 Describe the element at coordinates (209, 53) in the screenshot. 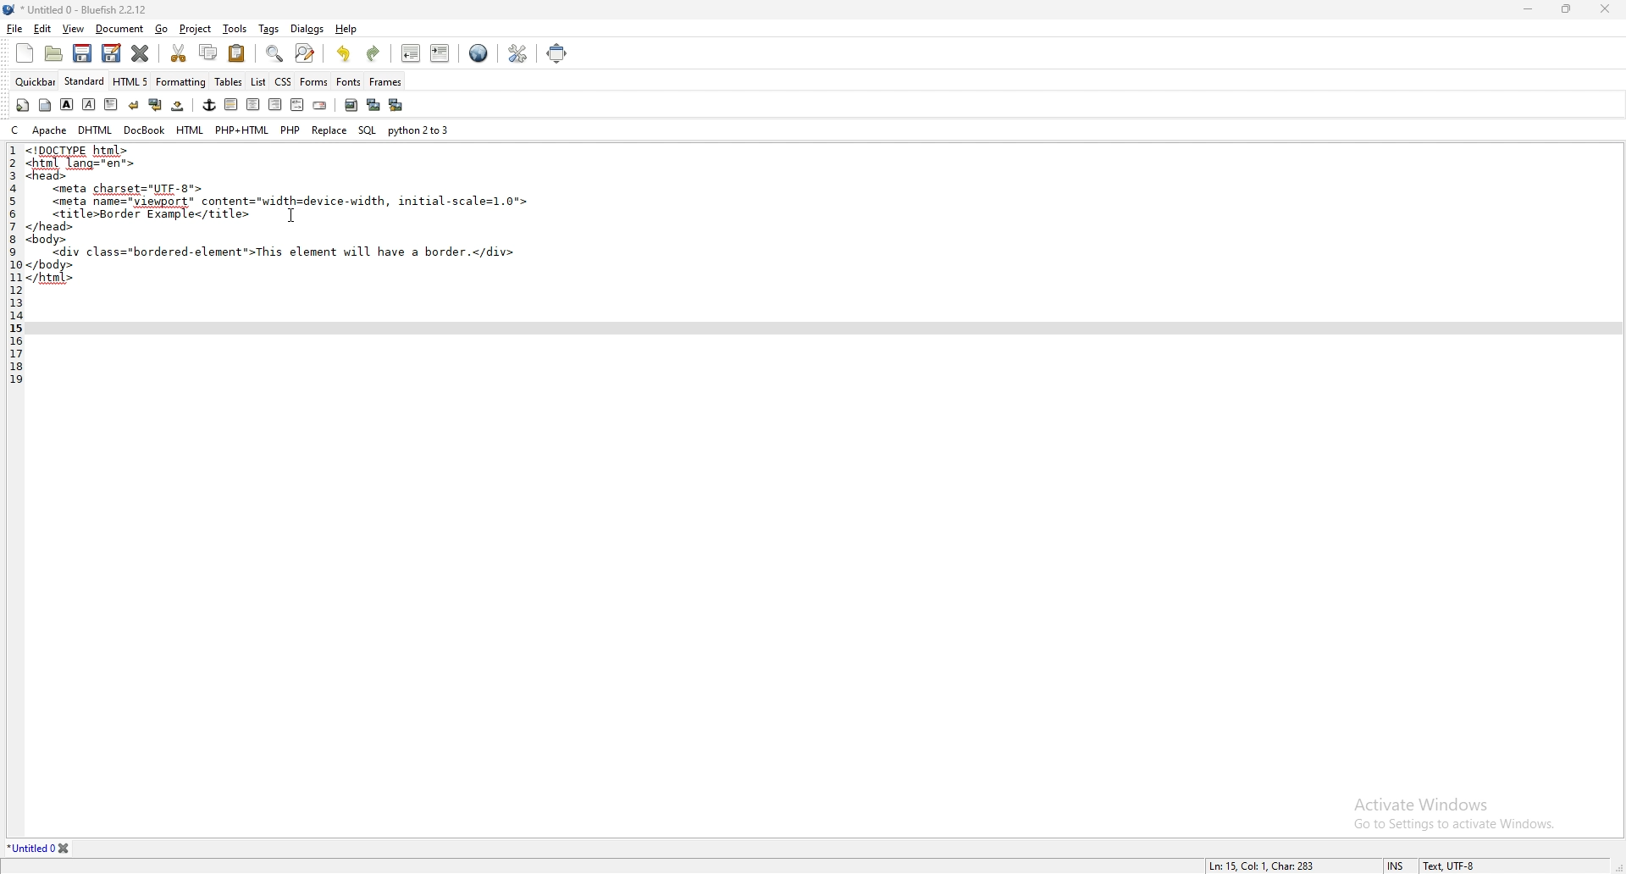

I see `copy` at that location.